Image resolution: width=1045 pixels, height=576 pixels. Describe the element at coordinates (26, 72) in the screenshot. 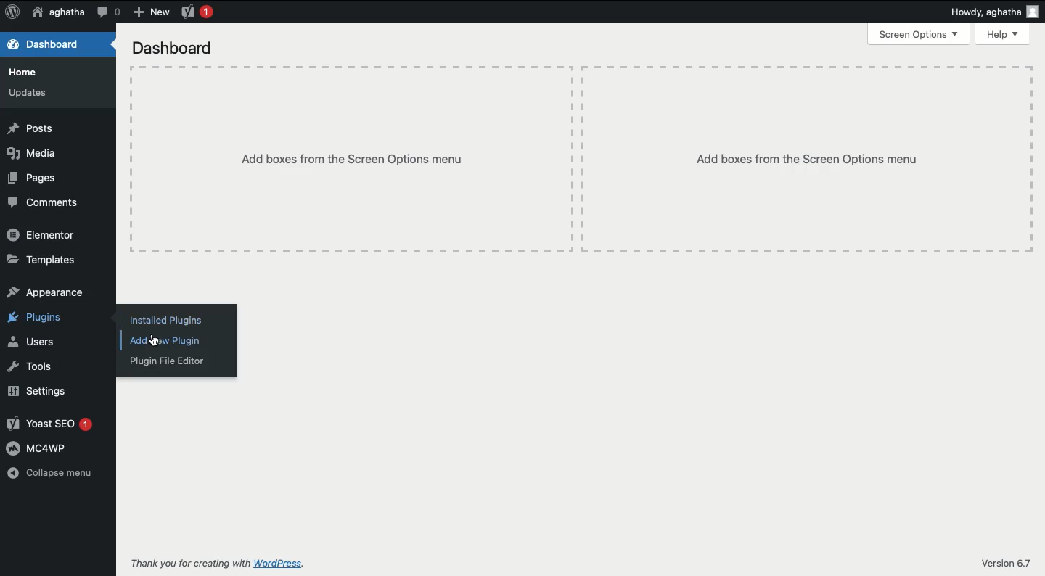

I see `Home` at that location.